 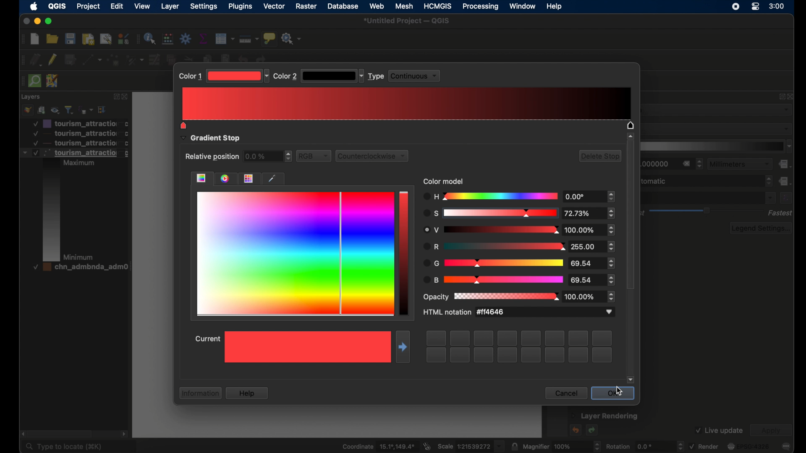 I want to click on continuous, so click(x=416, y=75).